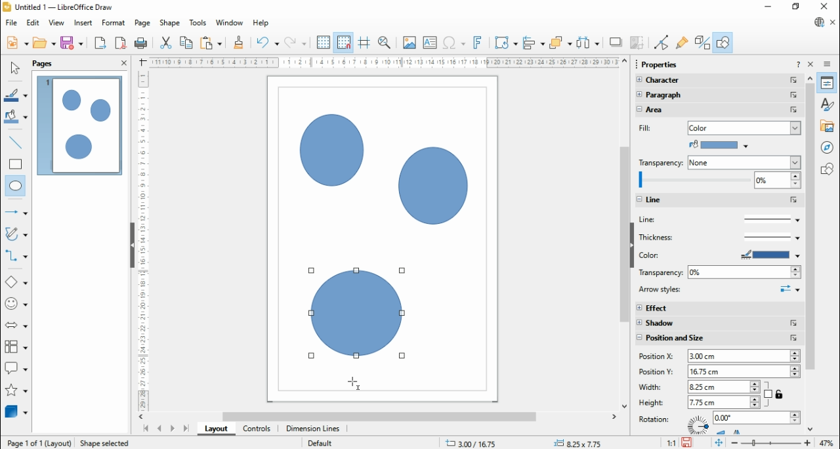 This screenshot has width=840, height=449. I want to click on layout, so click(215, 429).